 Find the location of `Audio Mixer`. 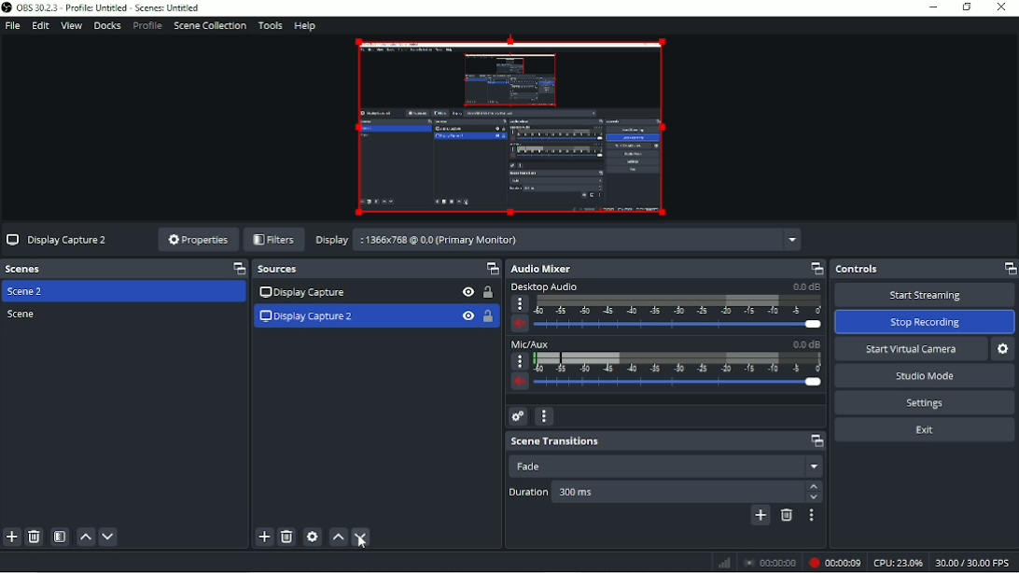

Audio Mixer is located at coordinates (665, 268).